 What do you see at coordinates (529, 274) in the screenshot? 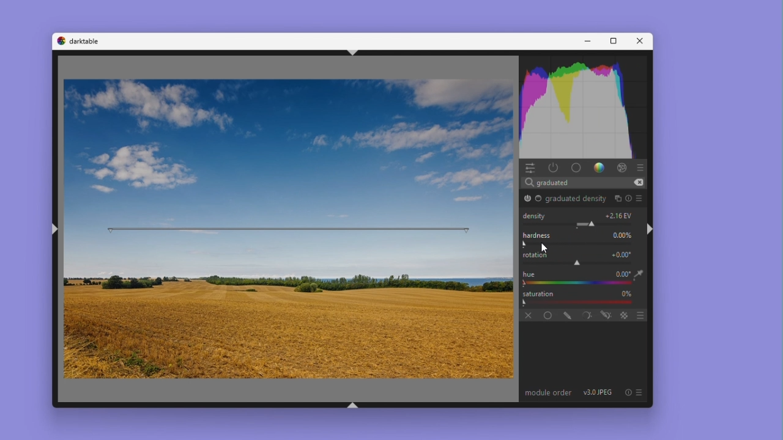
I see `hue` at bounding box center [529, 274].